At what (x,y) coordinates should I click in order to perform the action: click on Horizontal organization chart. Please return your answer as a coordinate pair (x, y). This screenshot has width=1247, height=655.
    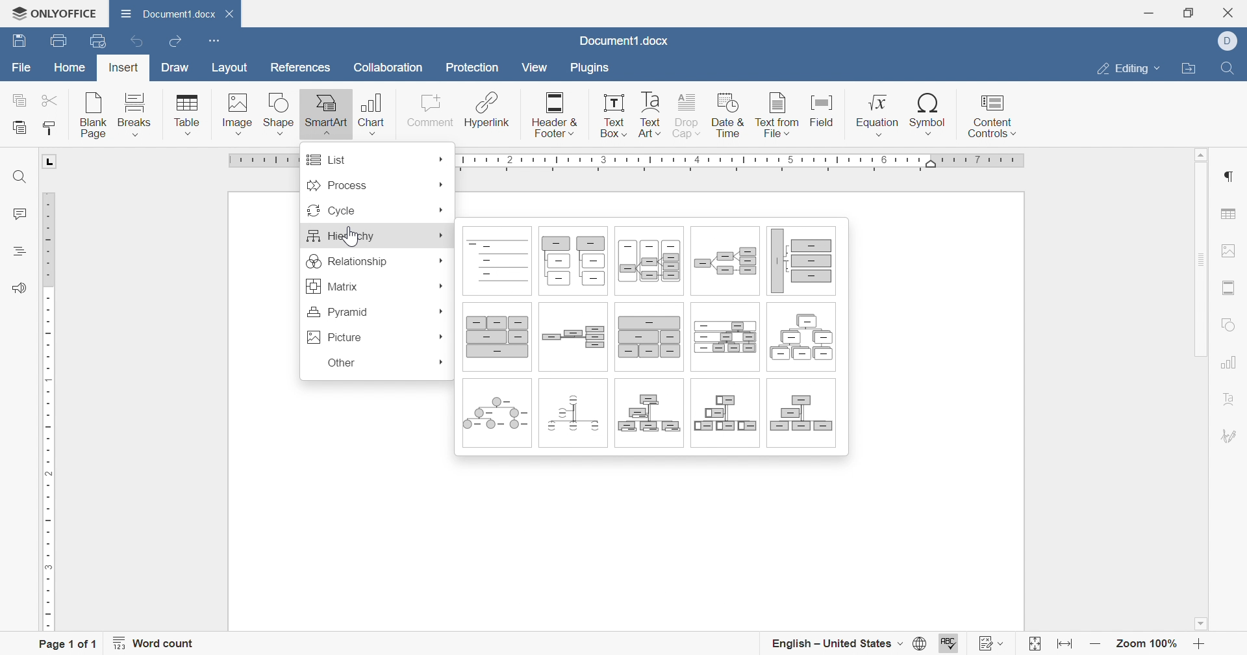
    Looking at the image, I should click on (574, 339).